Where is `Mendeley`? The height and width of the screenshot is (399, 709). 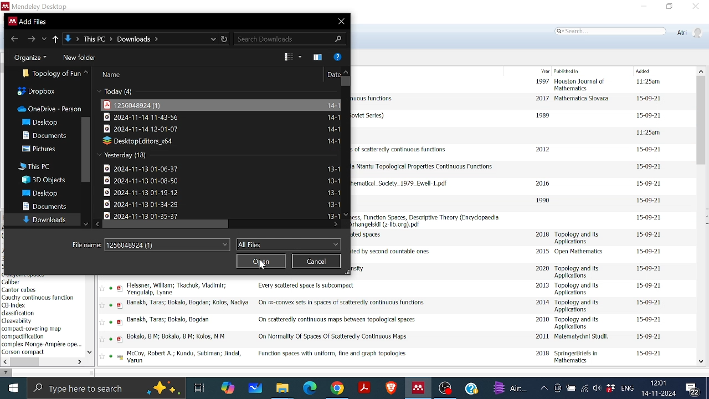
Mendeley is located at coordinates (419, 388).